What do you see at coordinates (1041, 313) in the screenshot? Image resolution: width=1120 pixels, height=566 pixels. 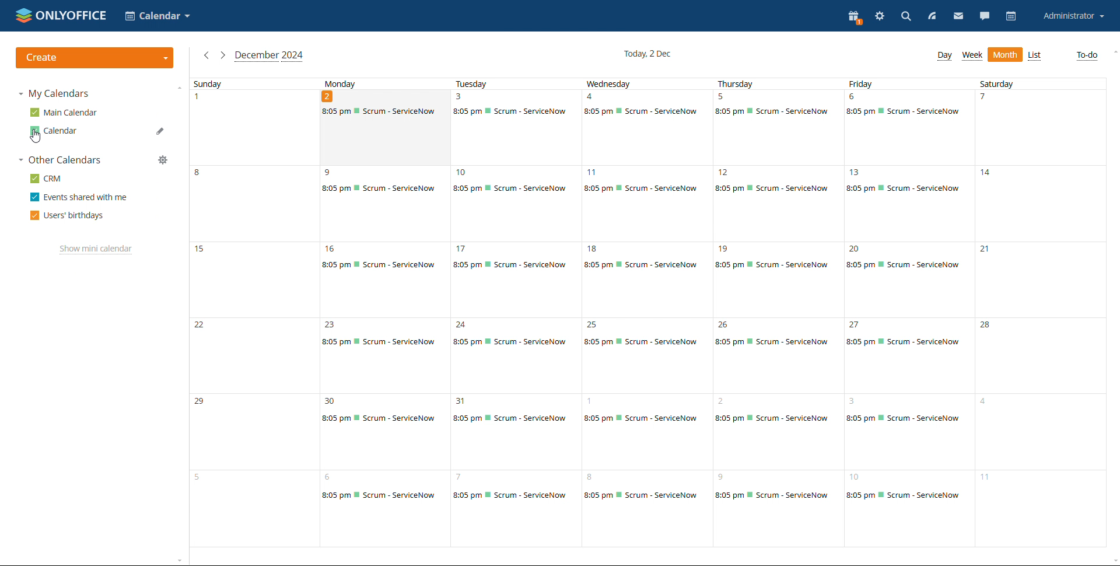 I see `saturday` at bounding box center [1041, 313].